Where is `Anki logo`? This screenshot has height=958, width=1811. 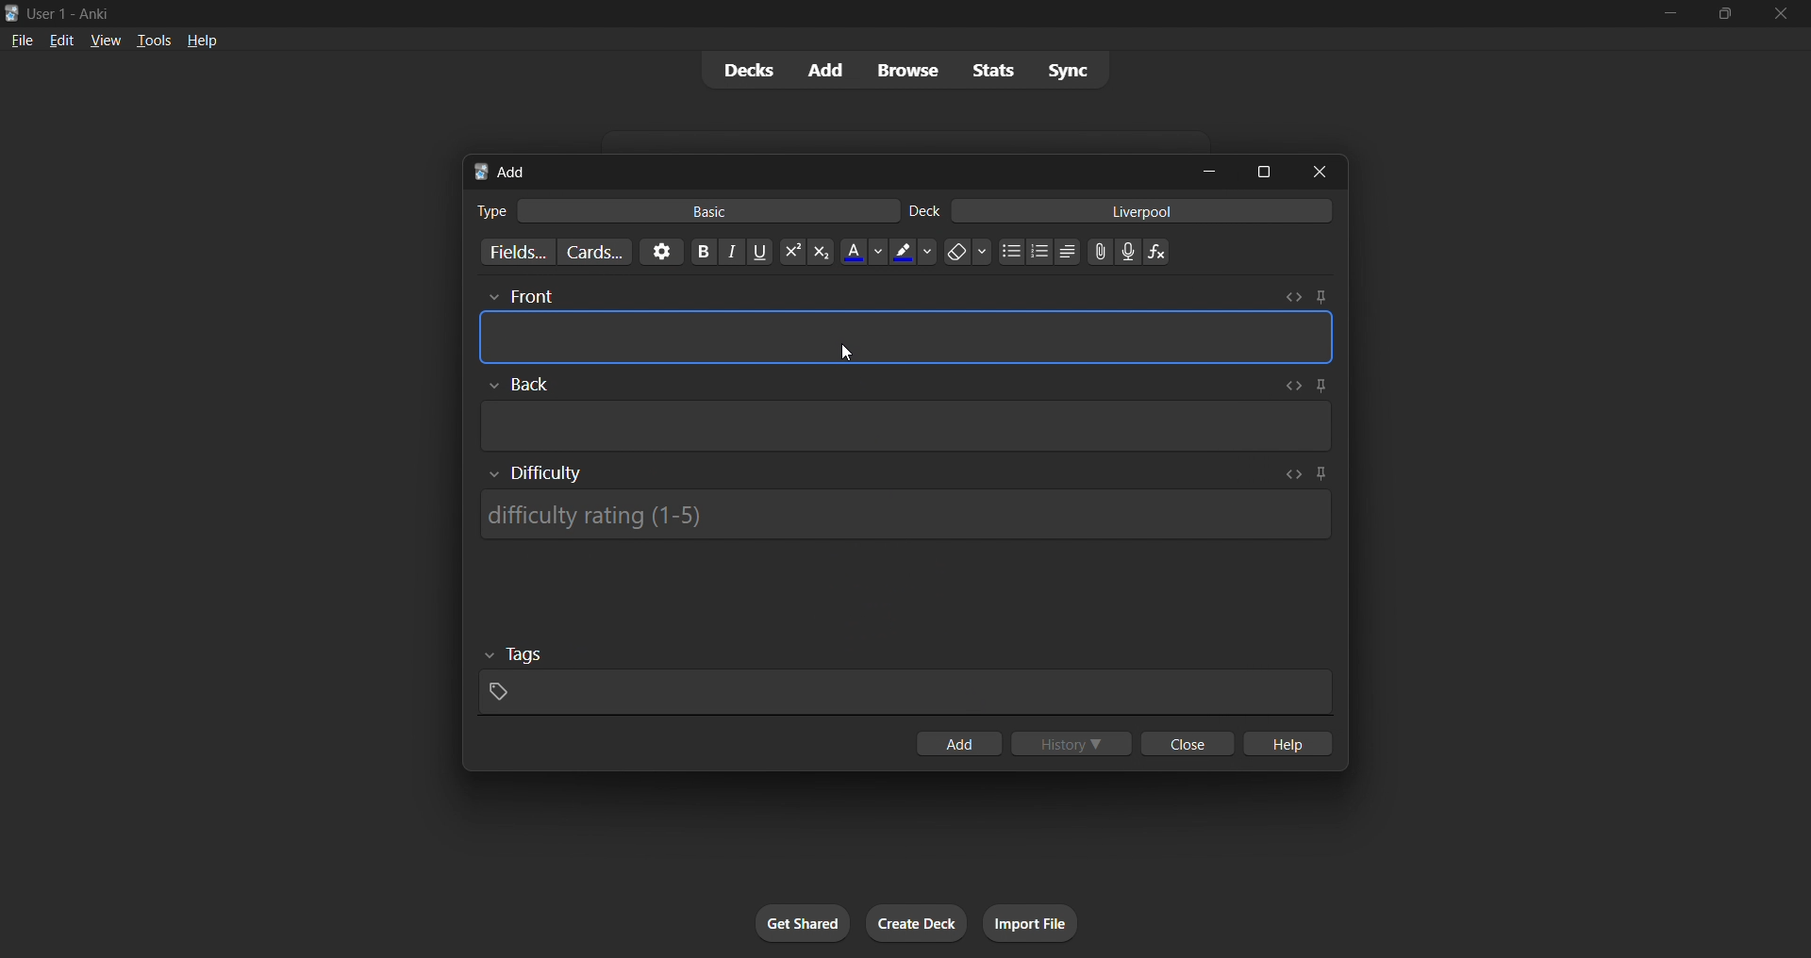 Anki logo is located at coordinates (481, 172).